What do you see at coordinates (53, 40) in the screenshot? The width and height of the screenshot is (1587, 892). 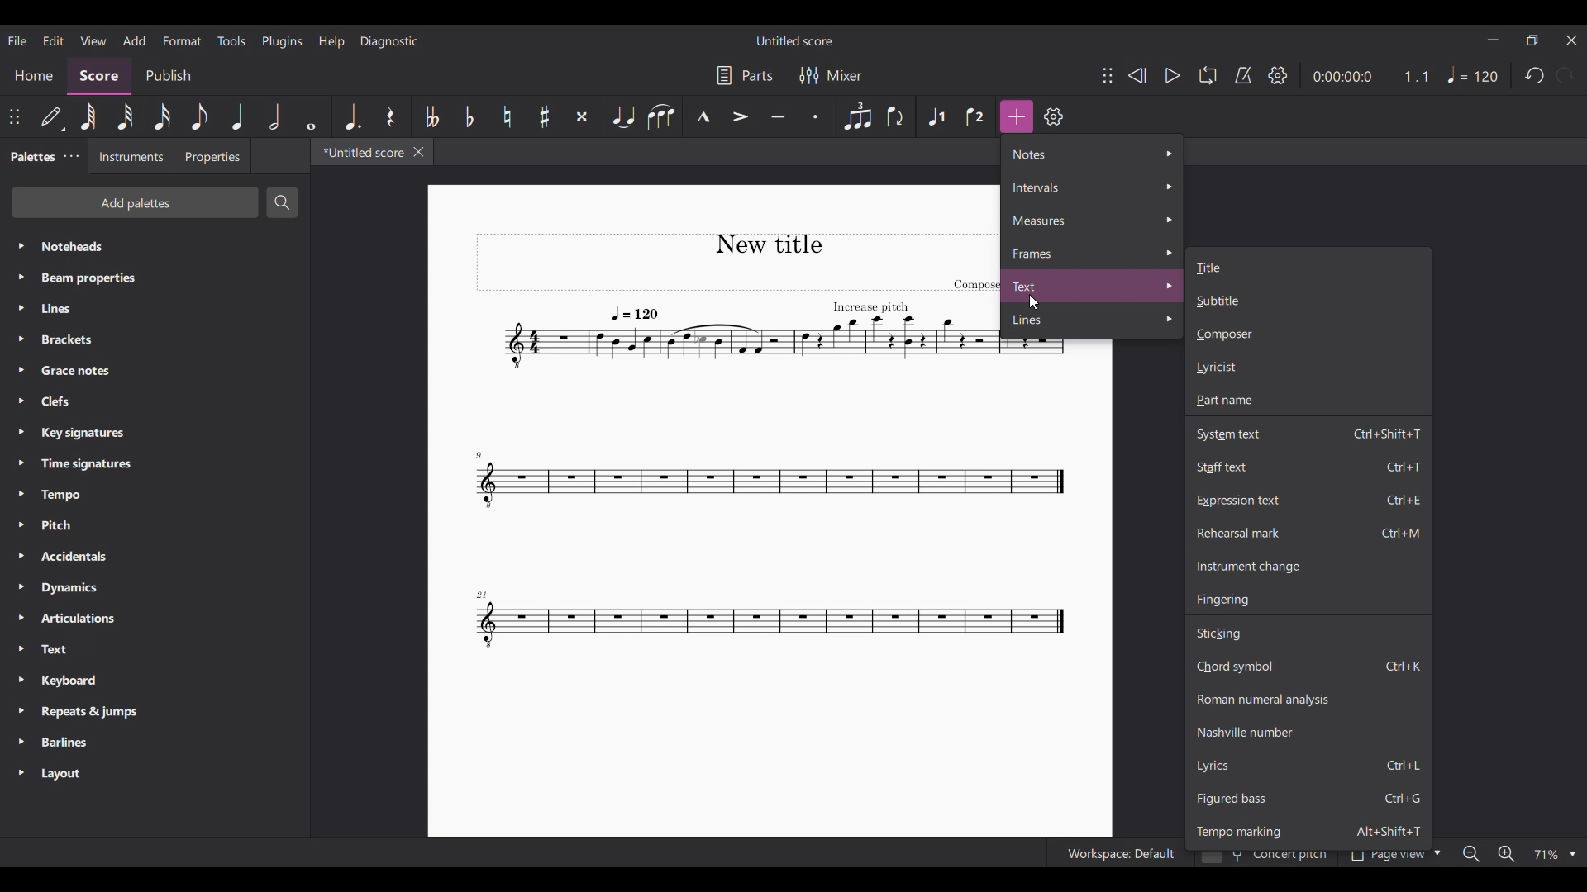 I see `Edit menu` at bounding box center [53, 40].